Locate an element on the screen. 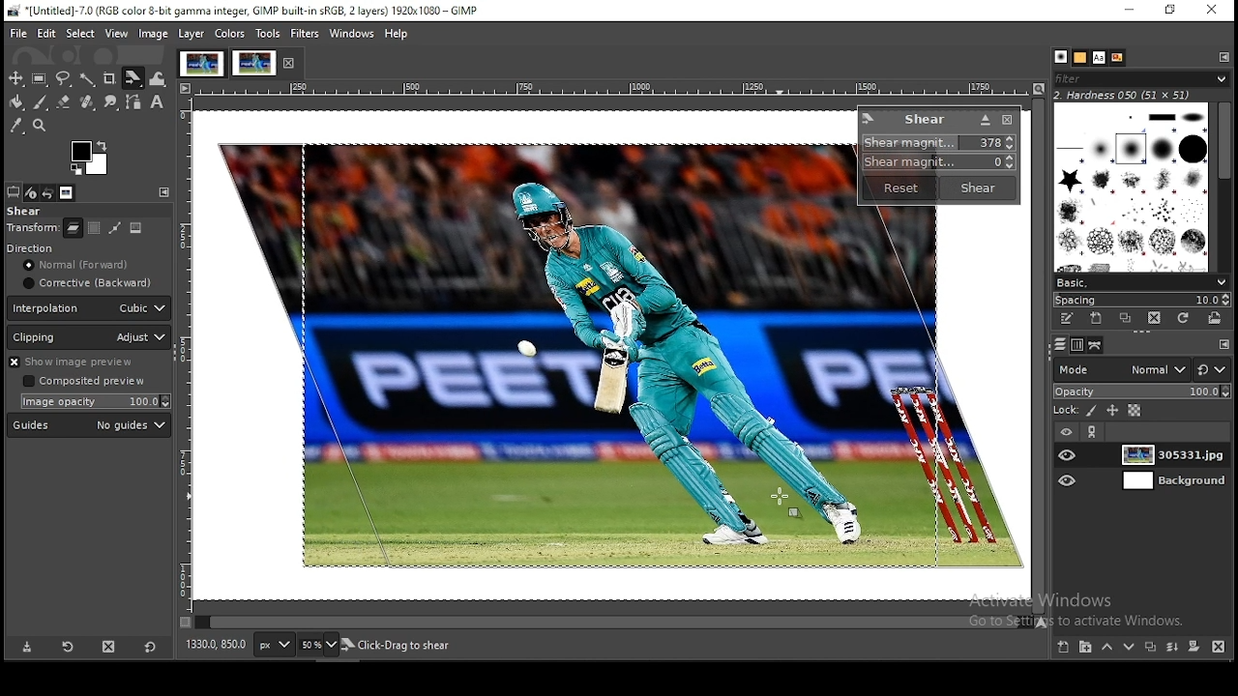 The image size is (1238, 696). move layer one step up is located at coordinates (1105, 647).